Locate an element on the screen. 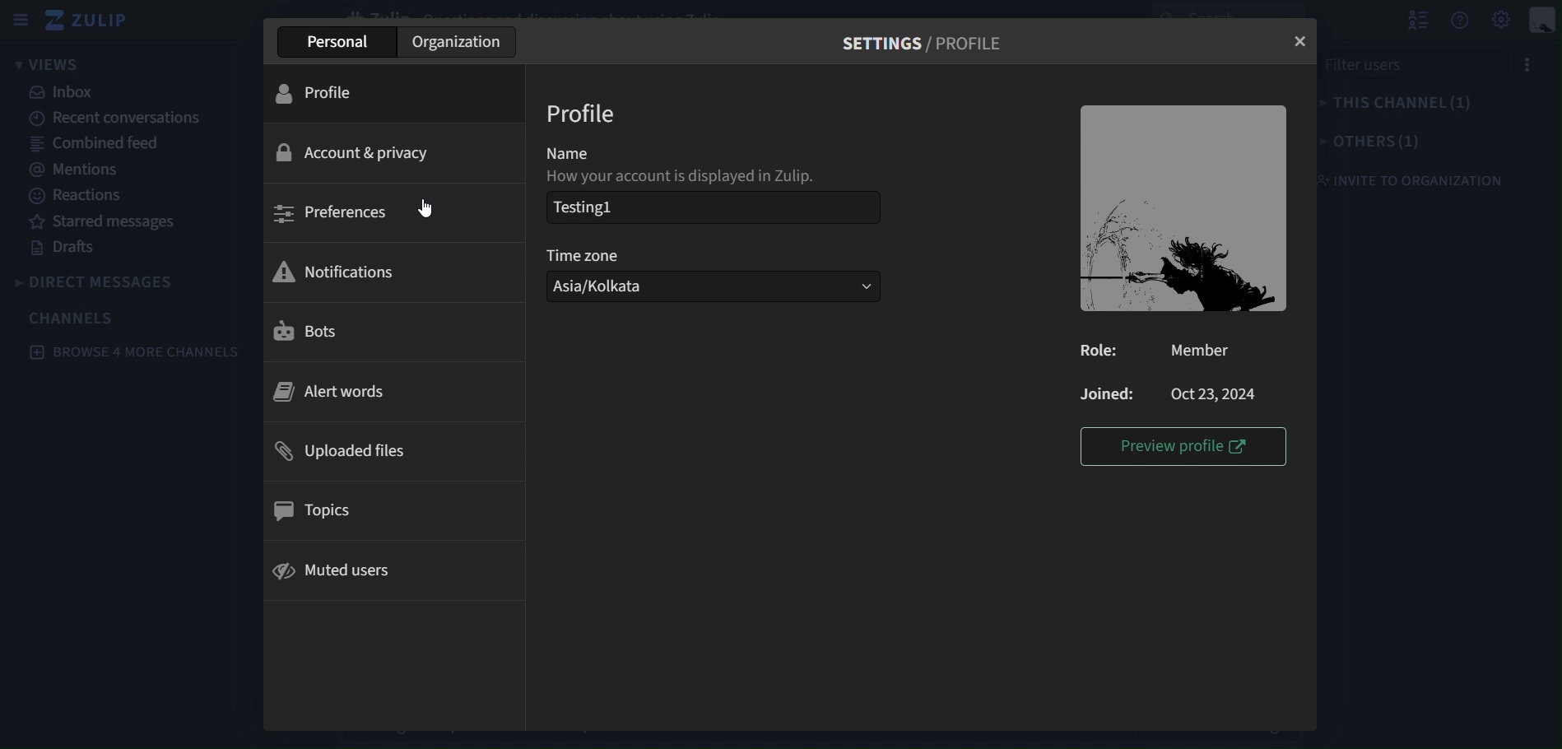  get help is located at coordinates (1463, 20).